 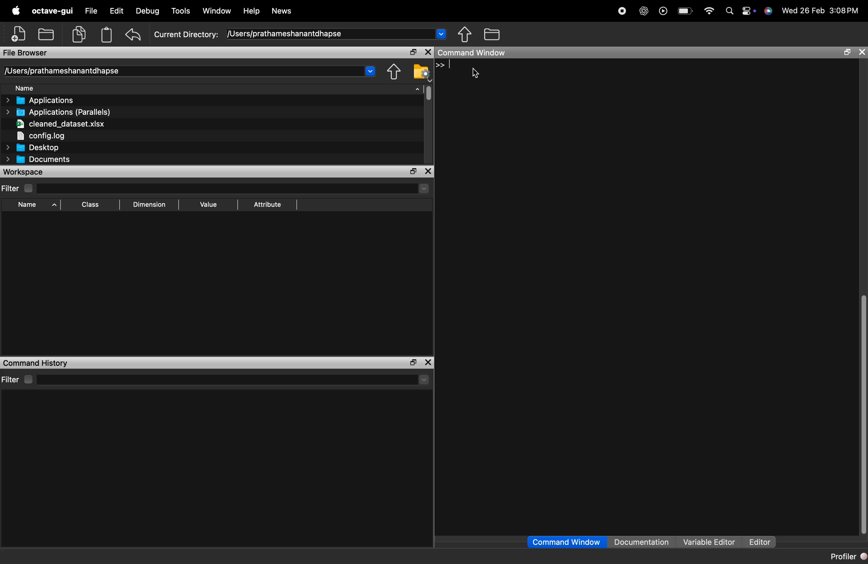 I want to click on chat gpt, so click(x=644, y=12).